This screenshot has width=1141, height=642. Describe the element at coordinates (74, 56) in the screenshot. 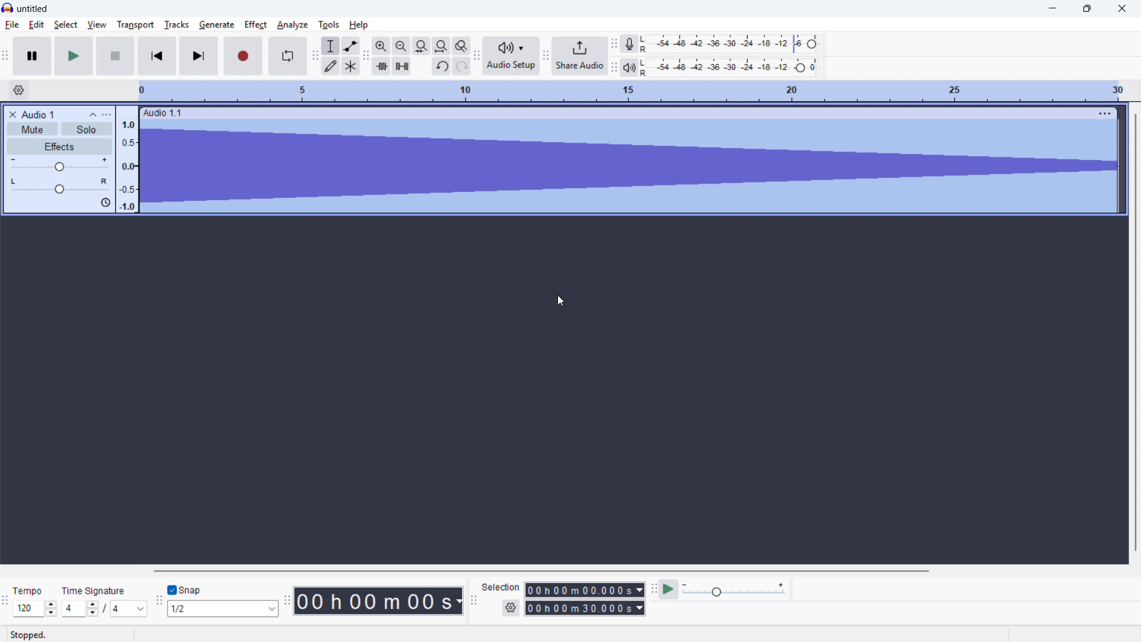

I see `play ` at that location.